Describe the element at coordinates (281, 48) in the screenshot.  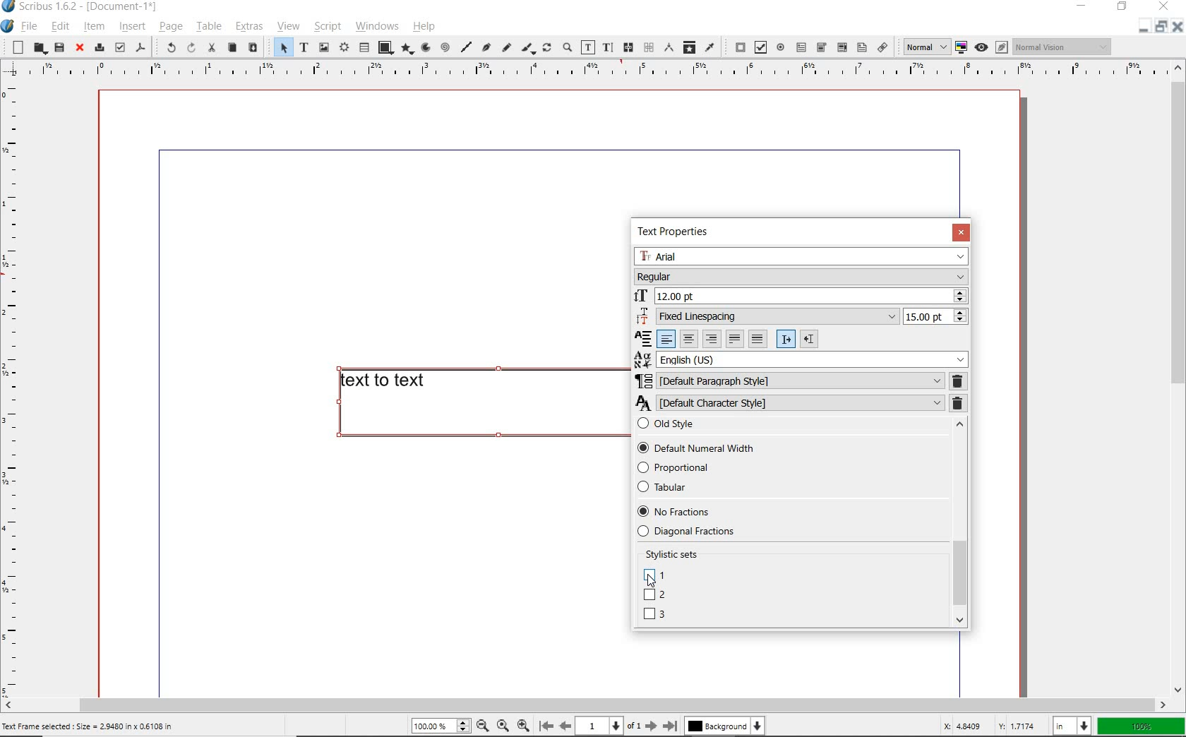
I see `select item` at that location.